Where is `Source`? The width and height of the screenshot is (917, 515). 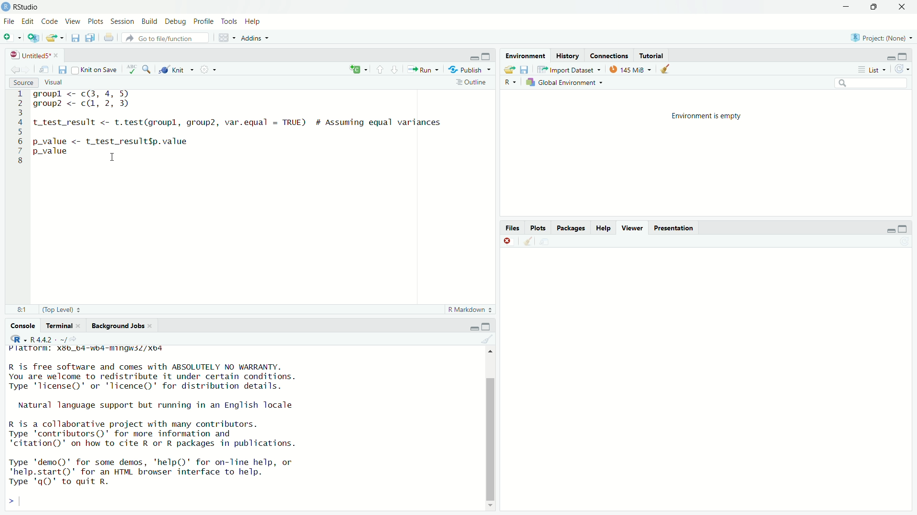
Source is located at coordinates (21, 82).